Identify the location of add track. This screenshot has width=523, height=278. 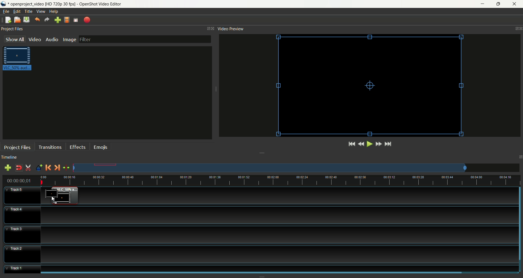
(8, 168).